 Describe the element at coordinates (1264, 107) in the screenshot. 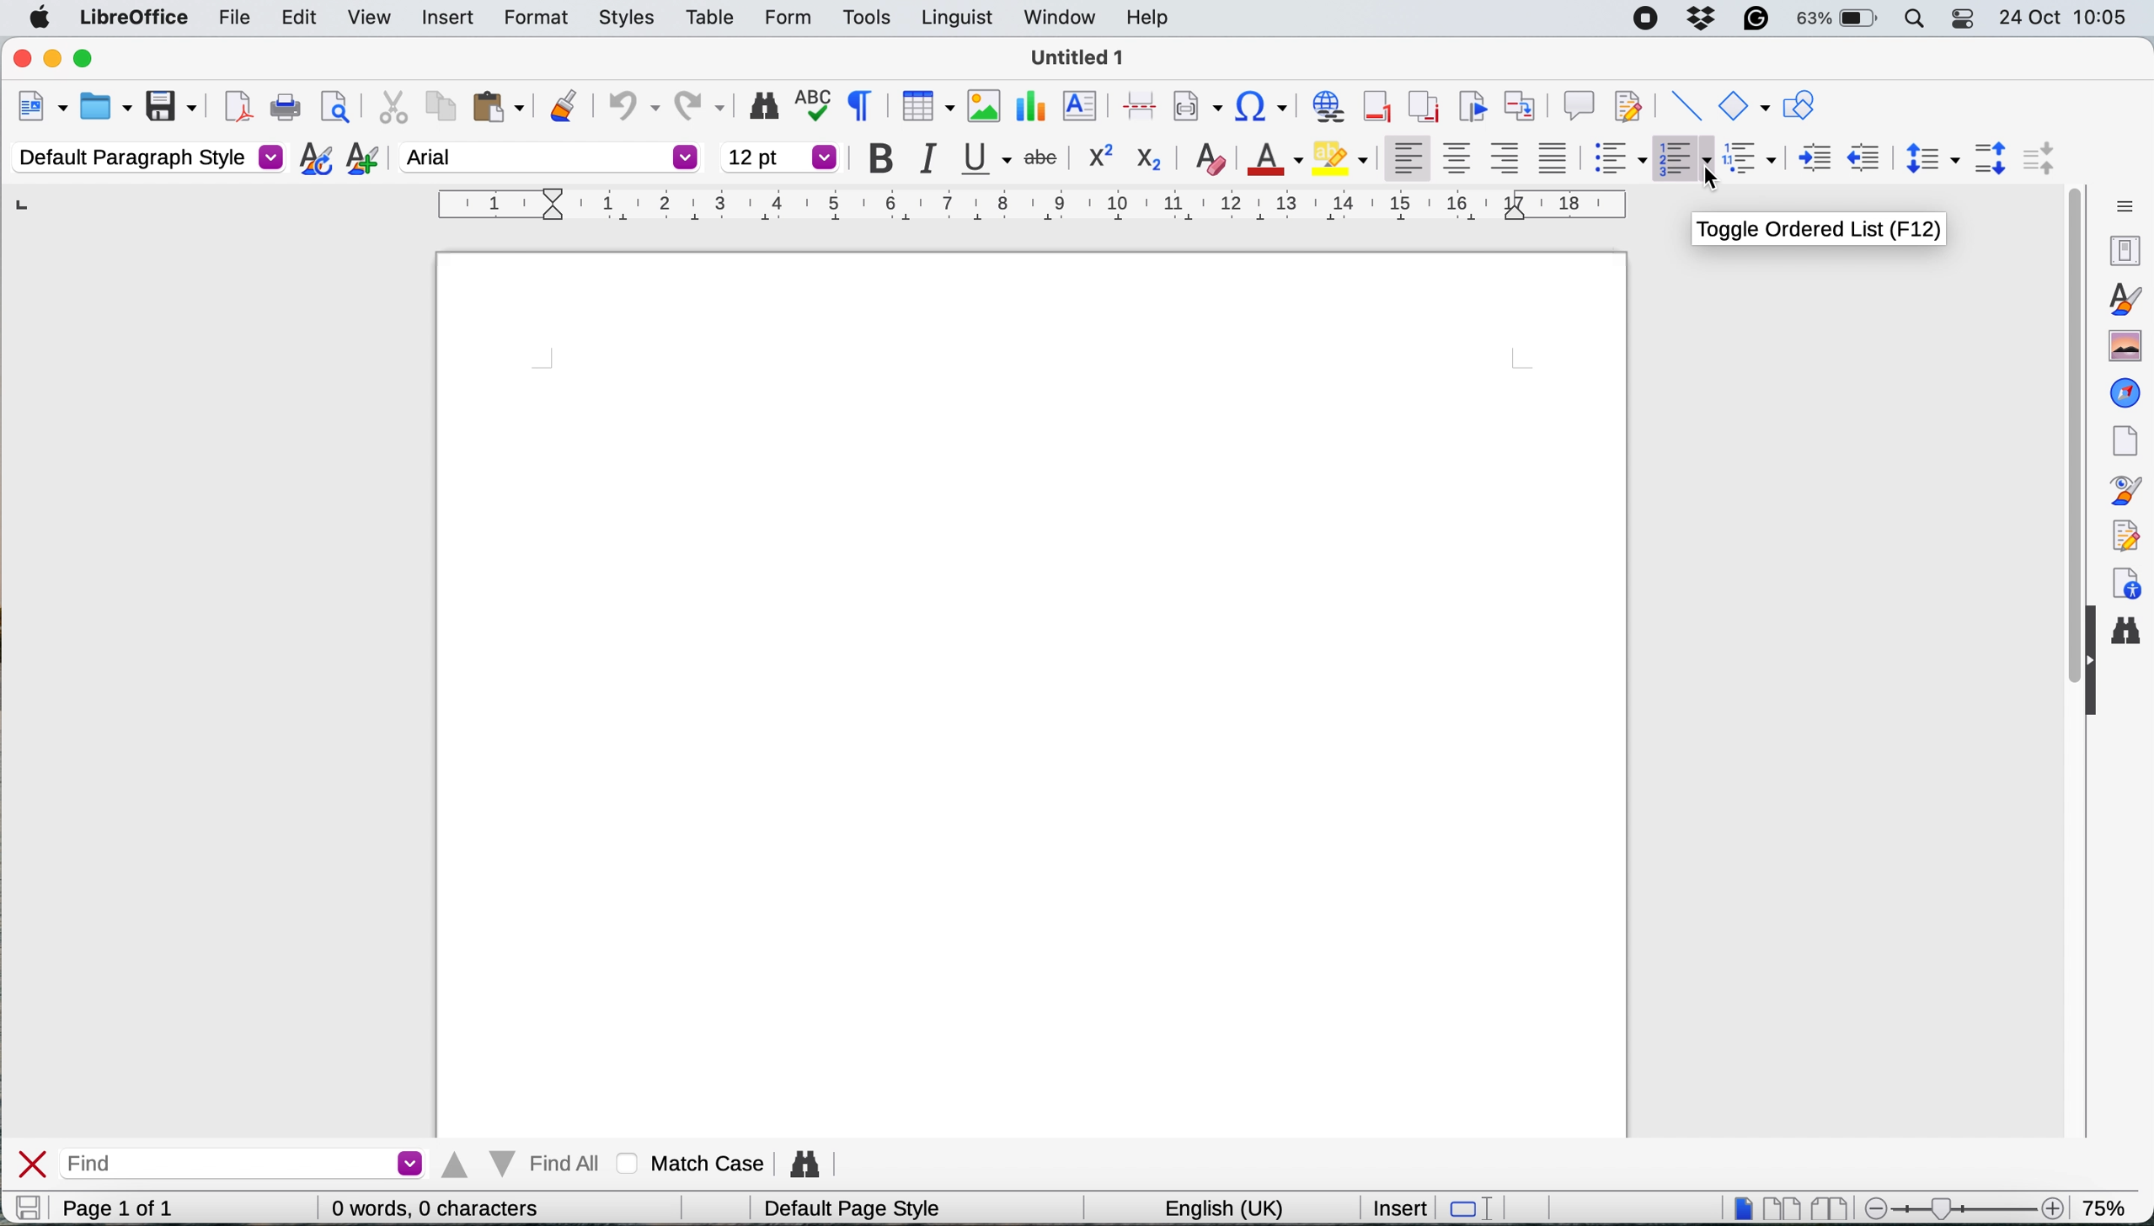

I see `insert special character` at that location.